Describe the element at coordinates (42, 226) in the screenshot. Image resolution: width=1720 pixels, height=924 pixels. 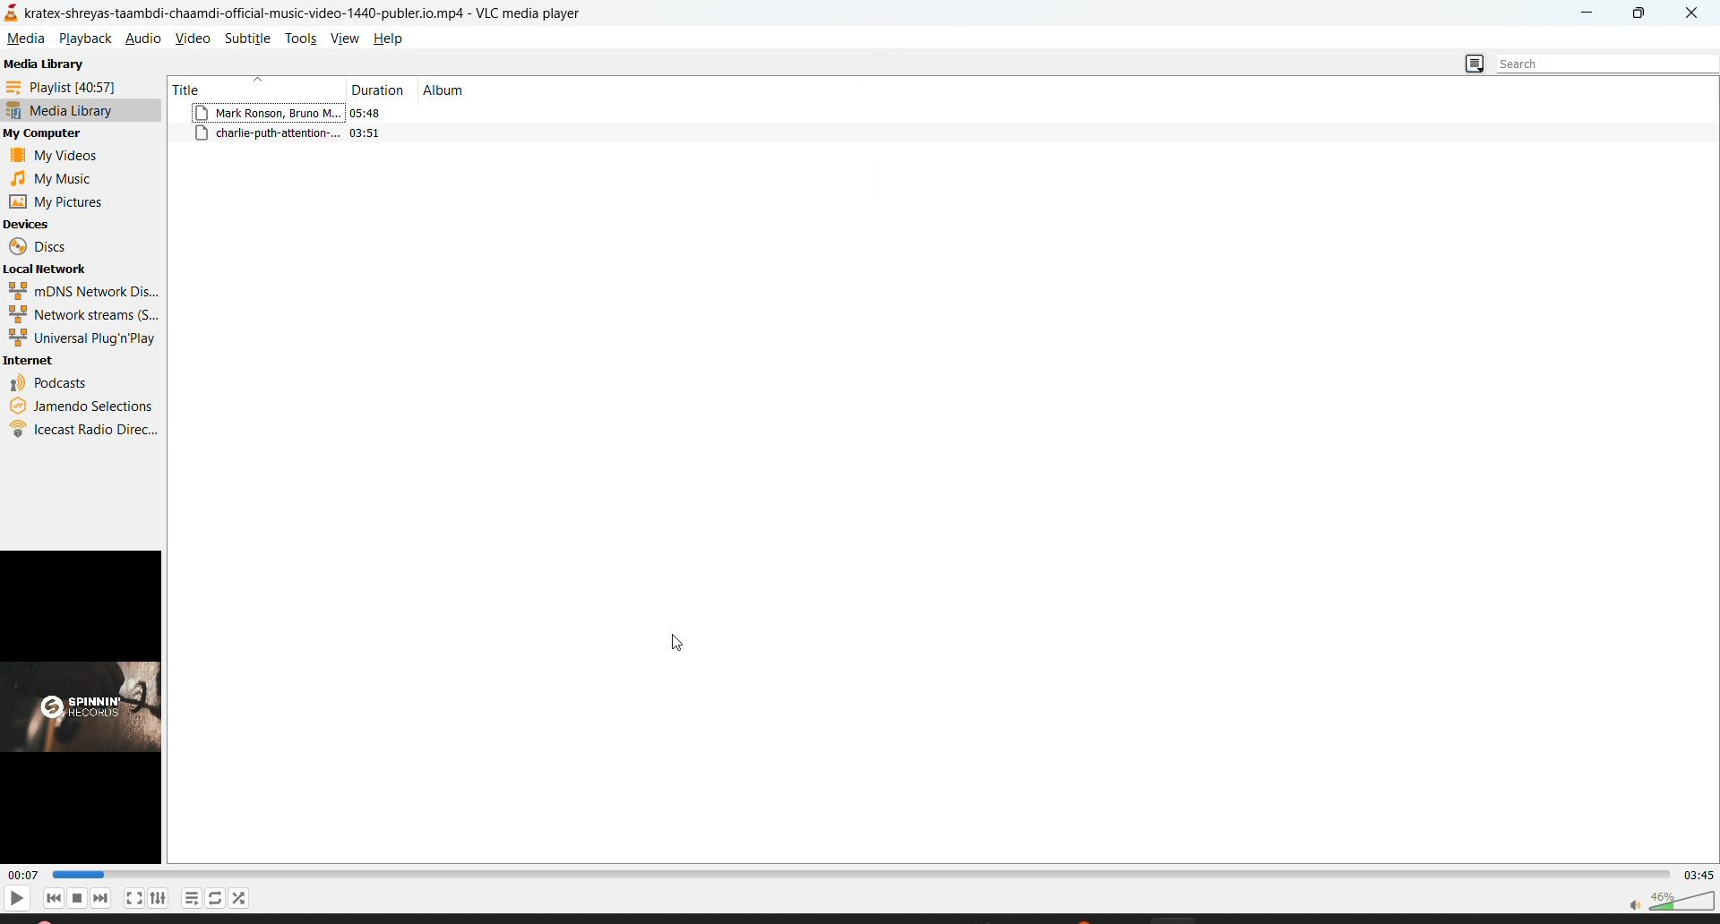
I see `devices` at that location.